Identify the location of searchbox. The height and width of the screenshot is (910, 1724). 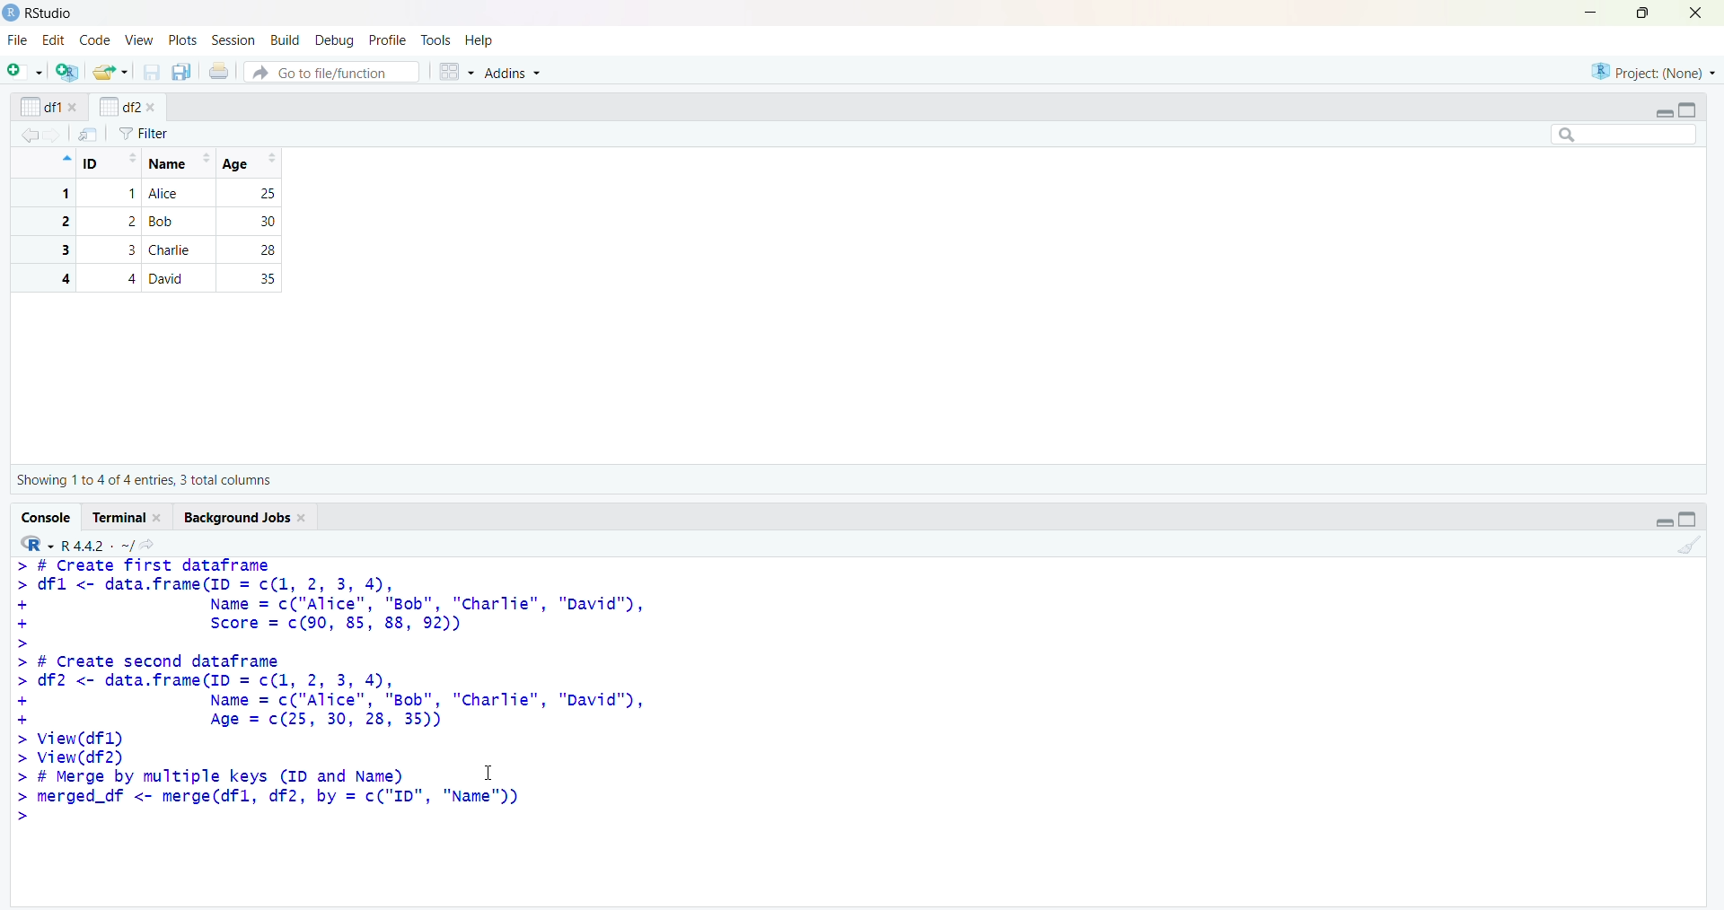
(1625, 134).